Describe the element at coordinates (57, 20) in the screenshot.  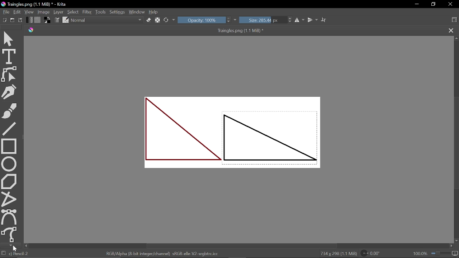
I see `Edit brush settings` at that location.